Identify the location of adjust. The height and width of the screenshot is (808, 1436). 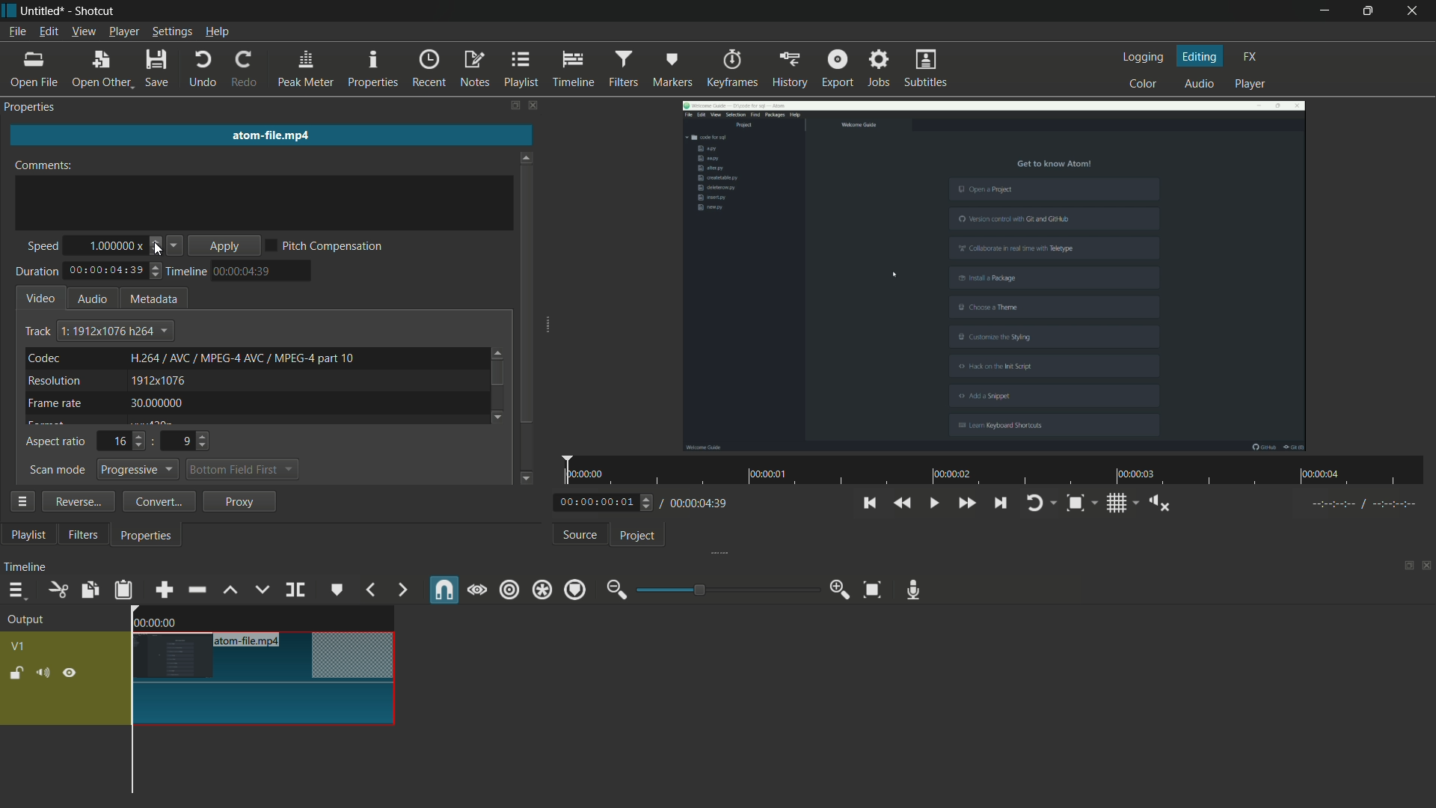
(157, 274).